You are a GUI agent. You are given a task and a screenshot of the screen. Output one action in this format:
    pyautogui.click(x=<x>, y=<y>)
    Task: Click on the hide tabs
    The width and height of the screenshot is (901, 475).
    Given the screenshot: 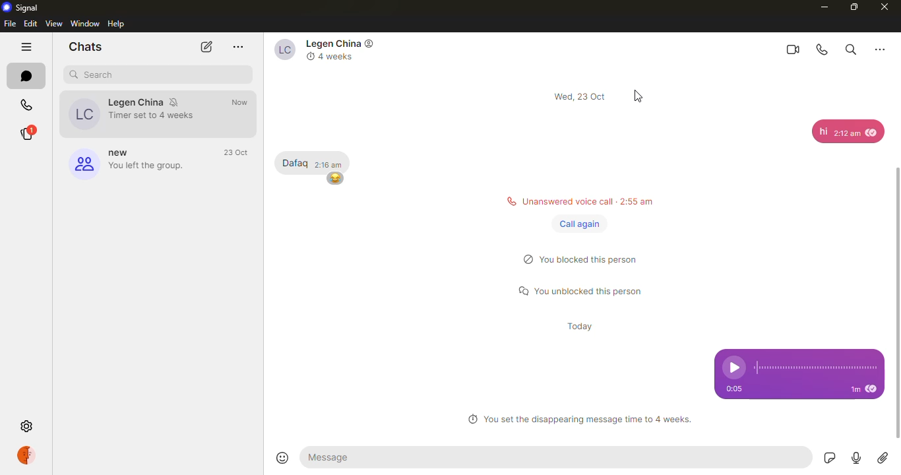 What is the action you would take?
    pyautogui.click(x=28, y=47)
    